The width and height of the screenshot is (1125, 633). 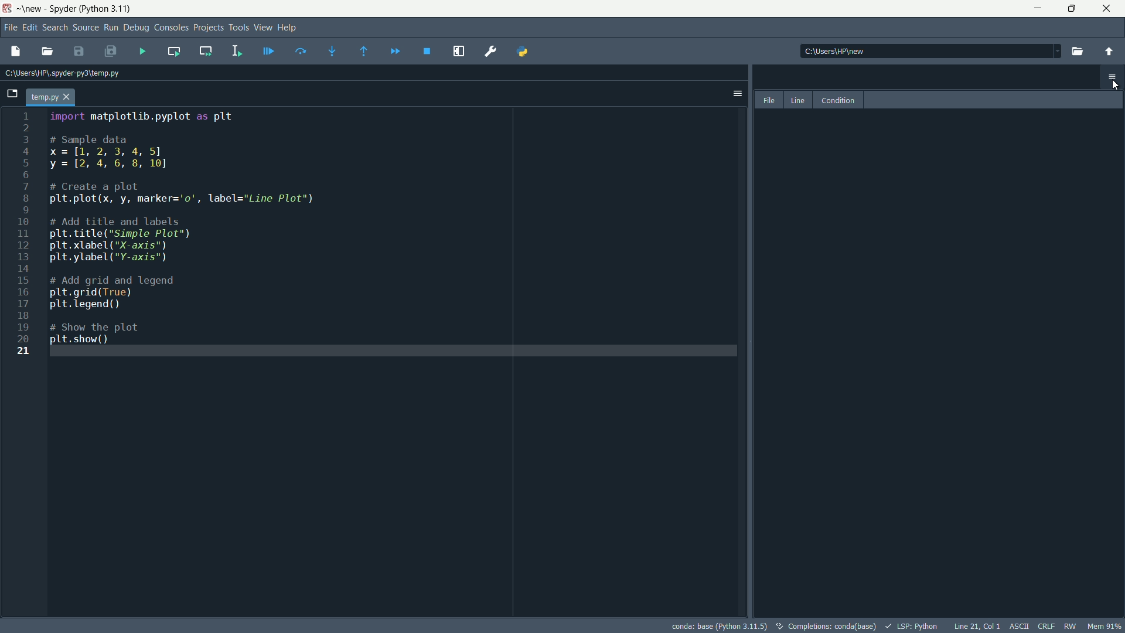 What do you see at coordinates (172, 51) in the screenshot?
I see `run current cell` at bounding box center [172, 51].